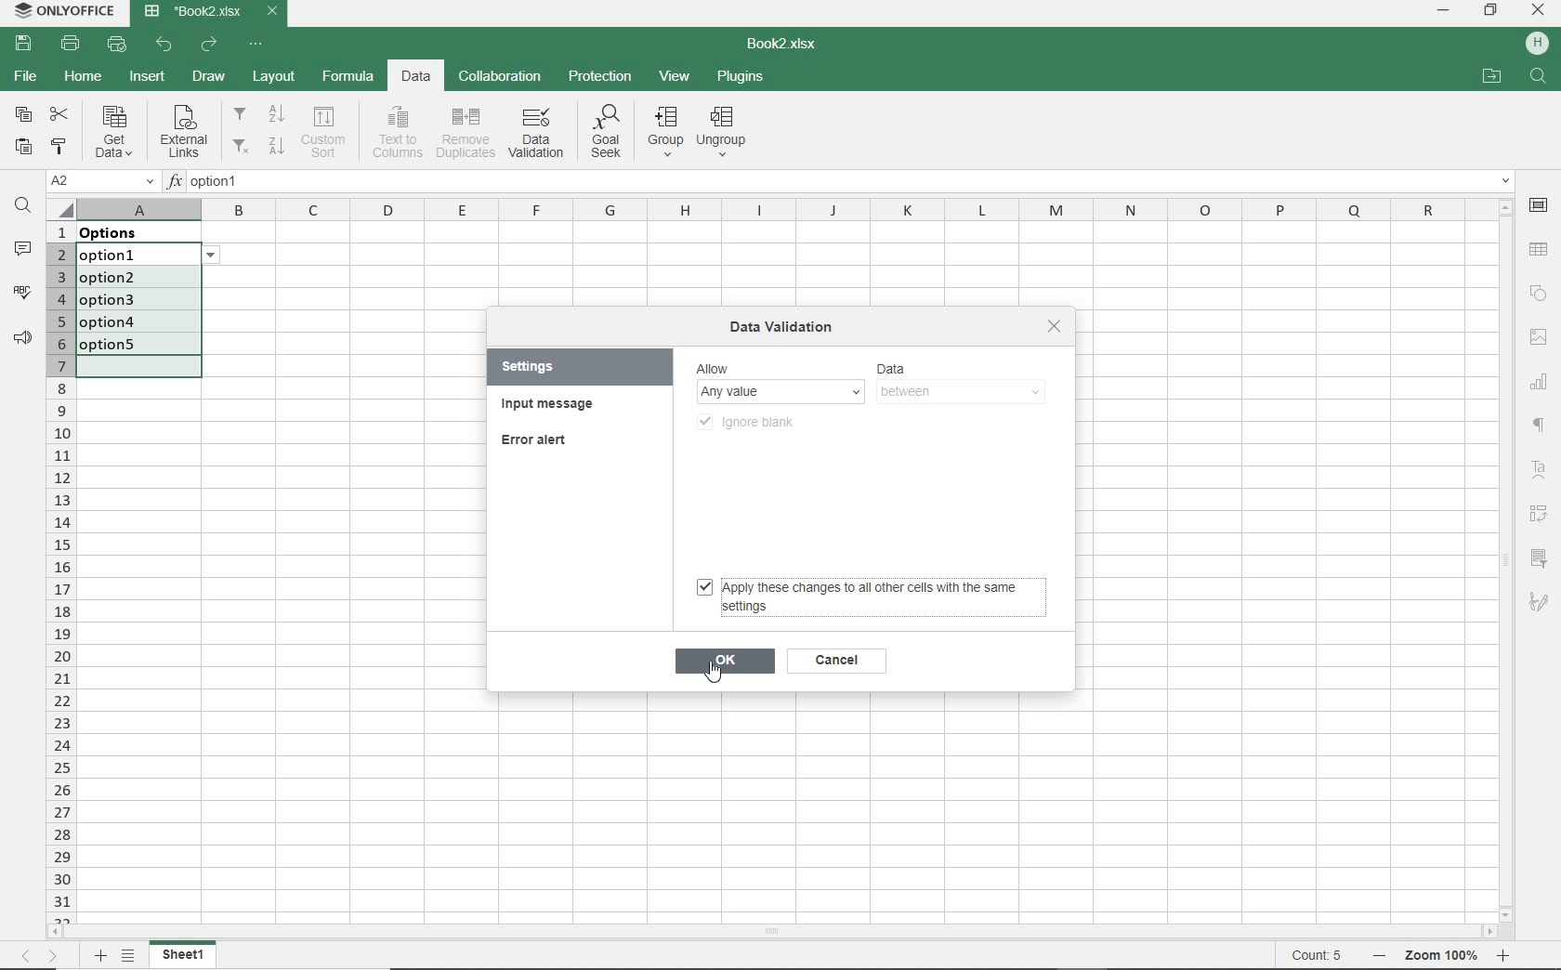  I want to click on SETTINGS, so click(544, 367).